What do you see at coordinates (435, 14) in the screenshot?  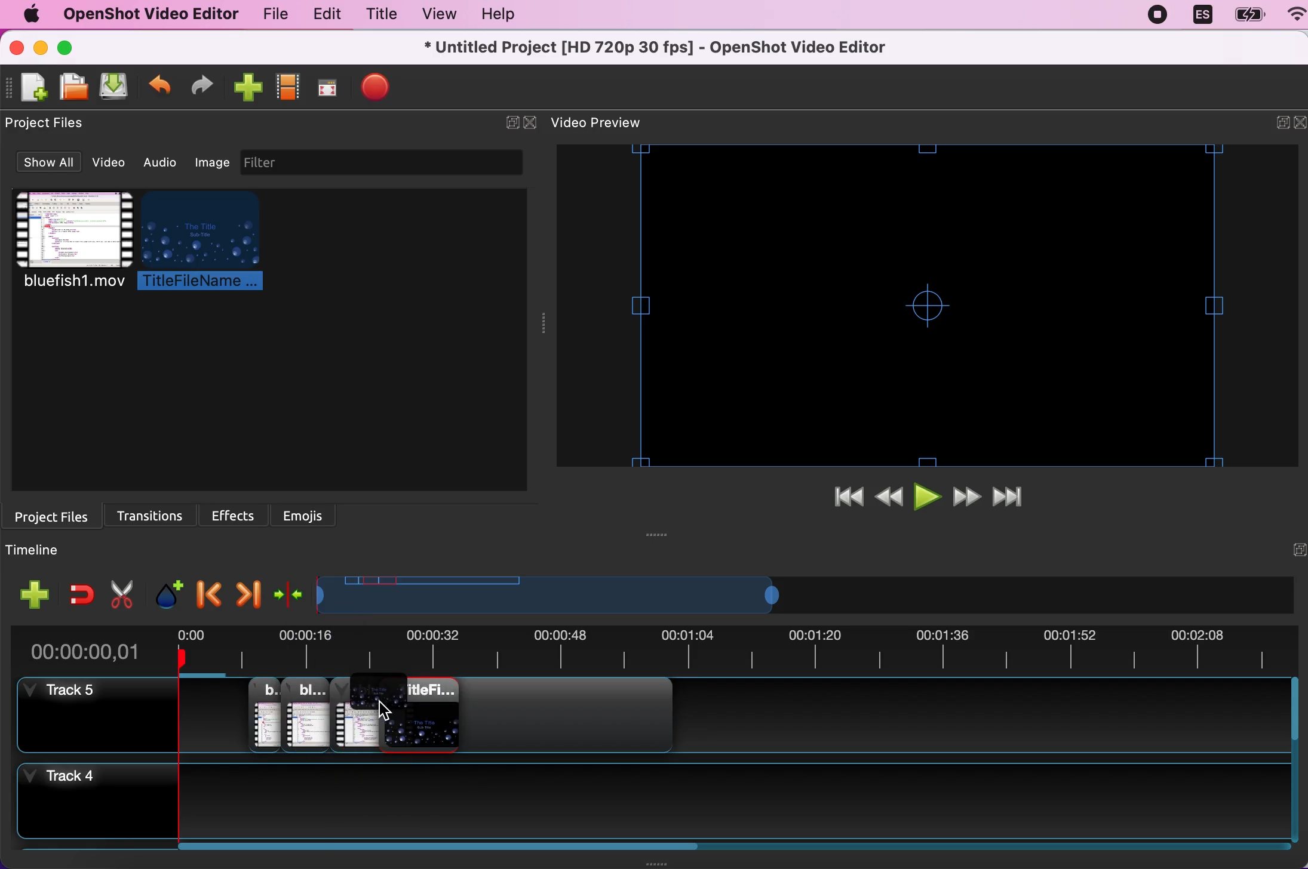 I see `view` at bounding box center [435, 14].